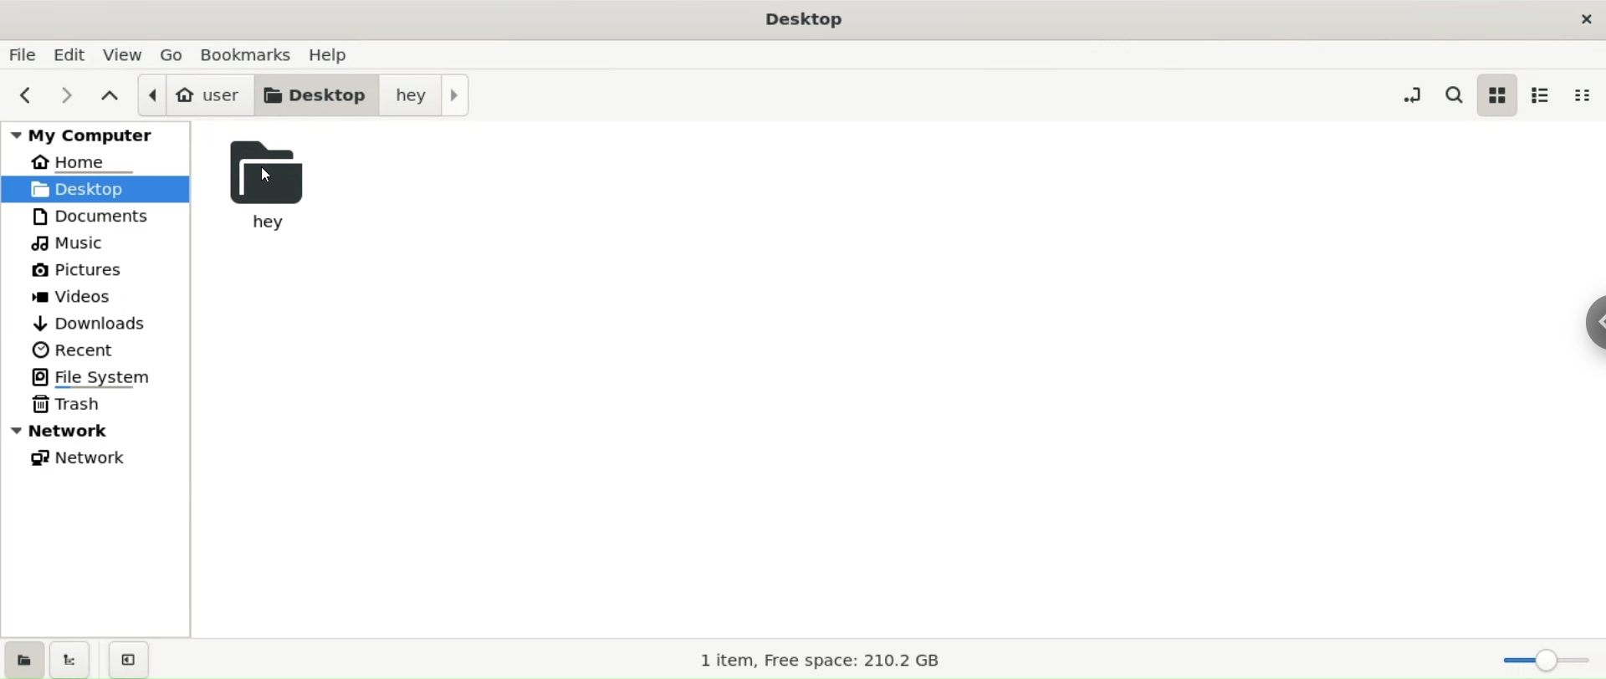  What do you see at coordinates (69, 660) in the screenshot?
I see `show treeview` at bounding box center [69, 660].